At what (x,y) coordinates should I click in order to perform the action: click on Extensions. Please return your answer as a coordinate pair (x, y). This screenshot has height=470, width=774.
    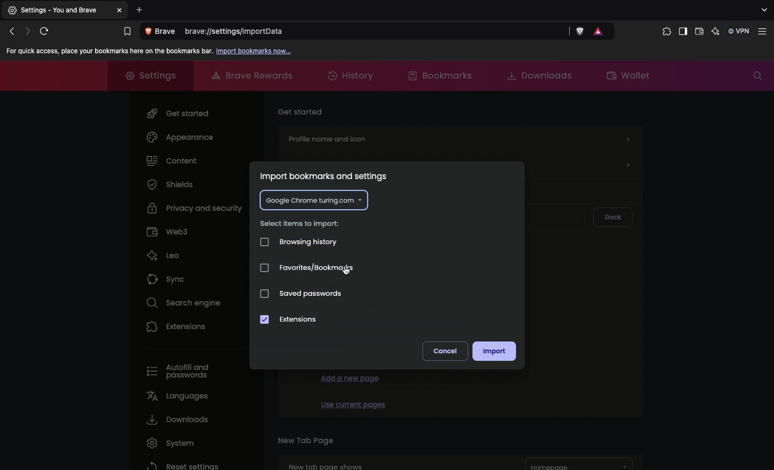
    Looking at the image, I should click on (292, 321).